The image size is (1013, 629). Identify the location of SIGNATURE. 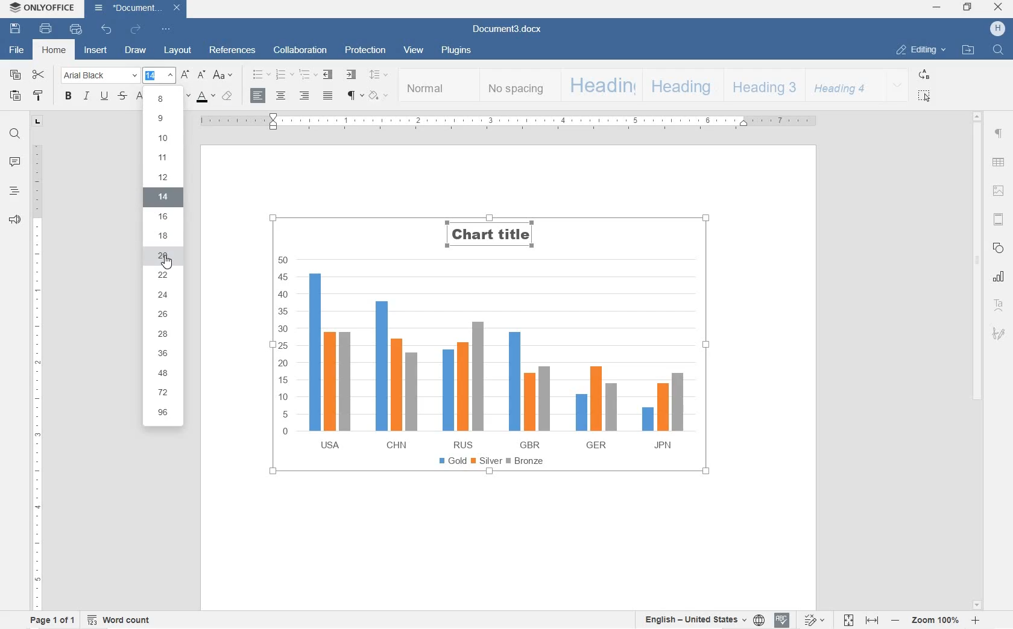
(999, 335).